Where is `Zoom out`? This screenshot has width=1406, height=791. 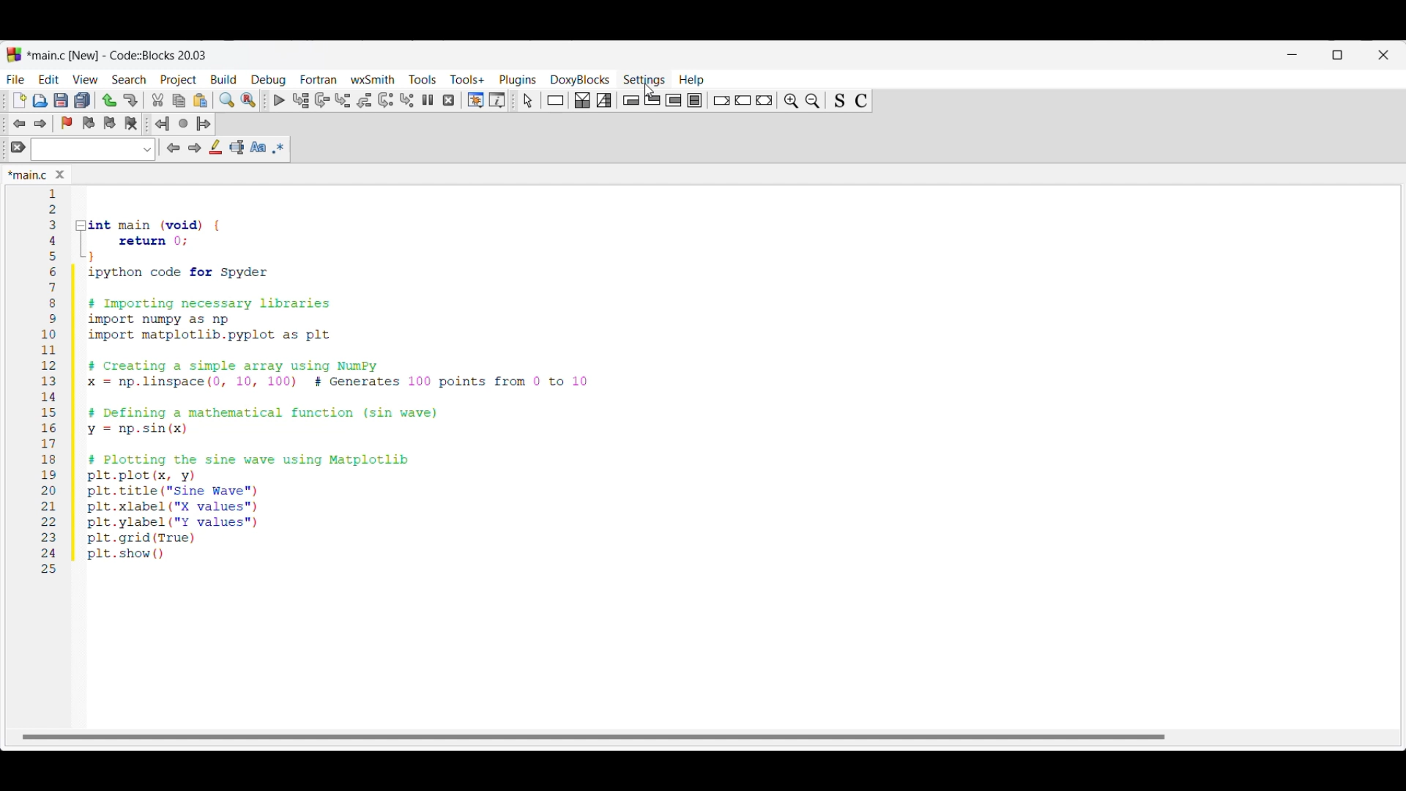 Zoom out is located at coordinates (813, 100).